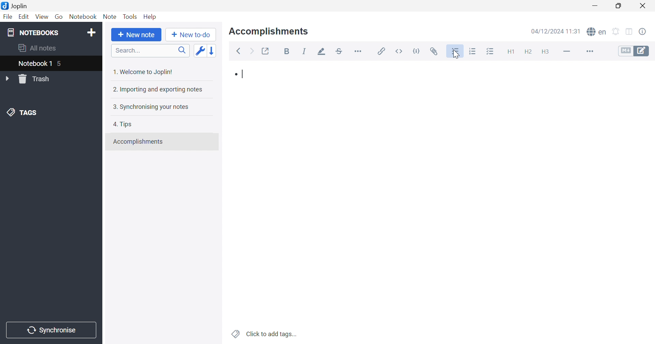 This screenshot has width=655, height=344. Describe the element at coordinates (492, 52) in the screenshot. I see `Checkbox list` at that location.